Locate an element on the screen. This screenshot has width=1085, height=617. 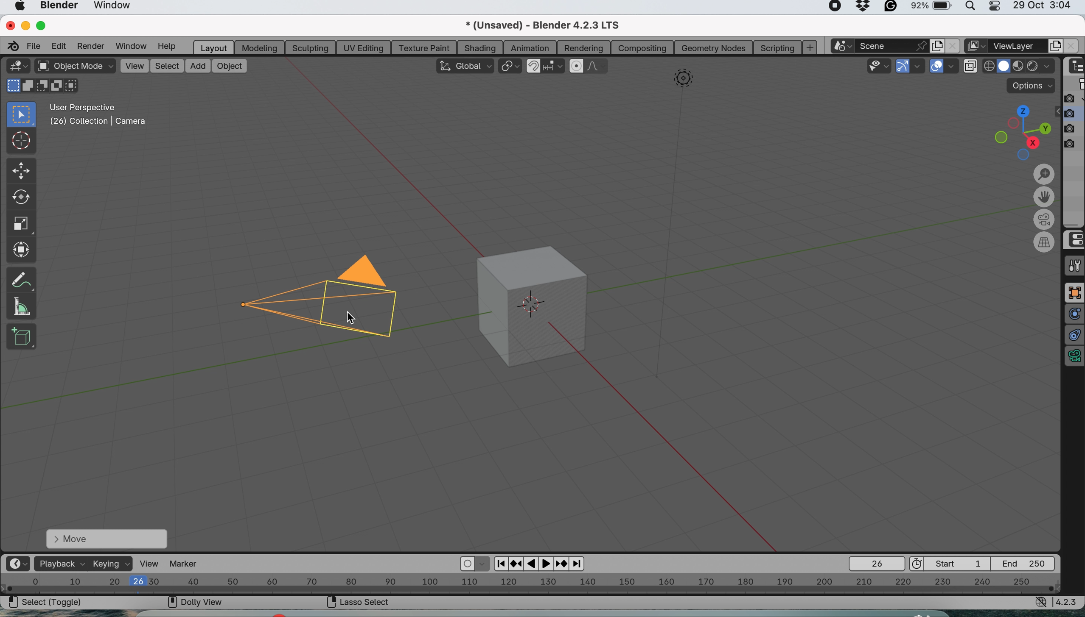
show gizmos is located at coordinates (903, 67).